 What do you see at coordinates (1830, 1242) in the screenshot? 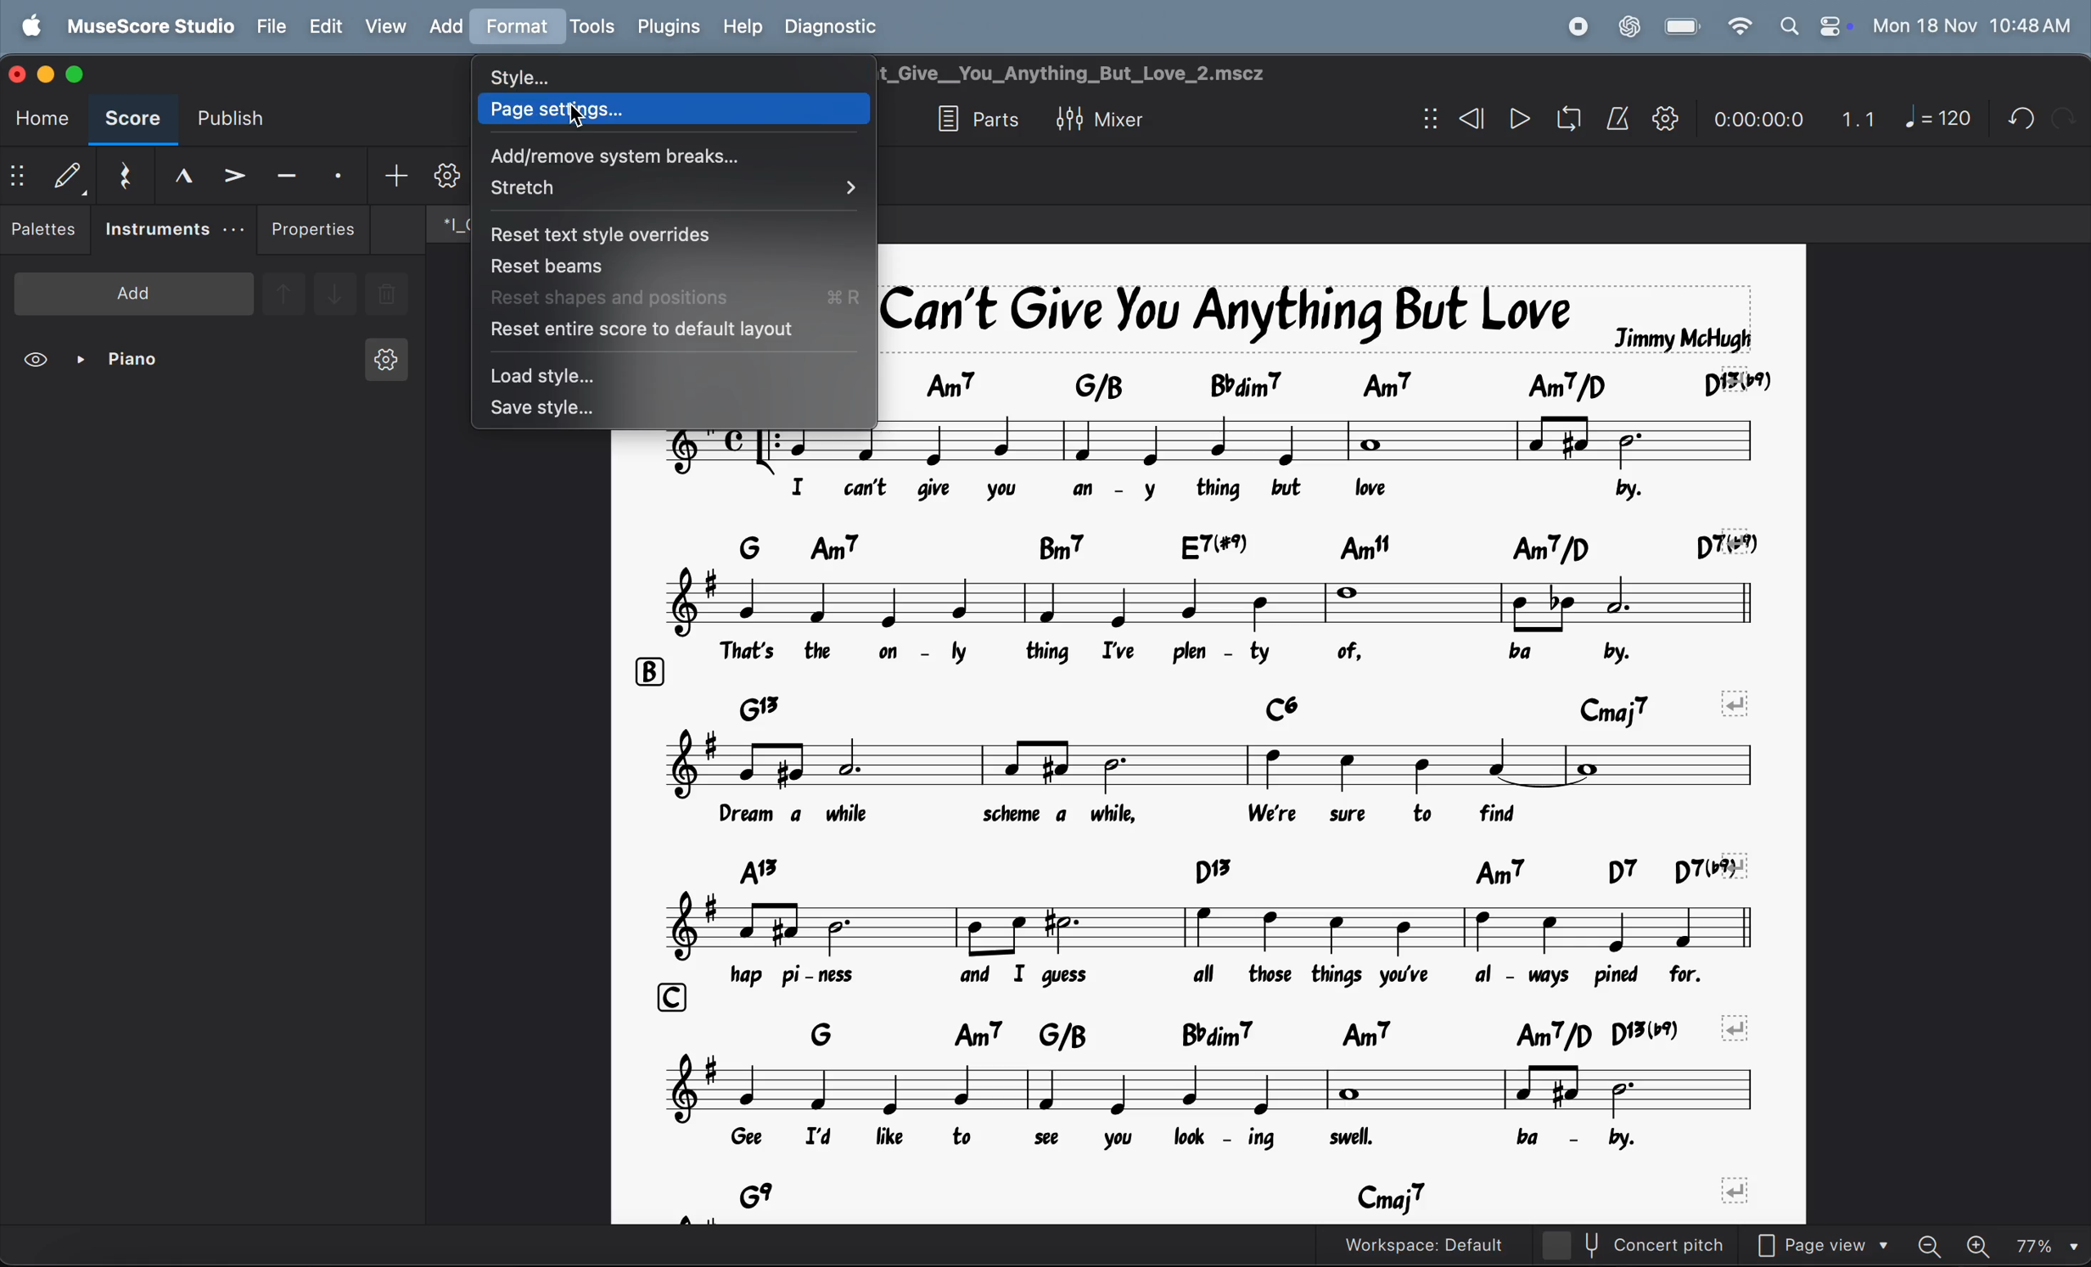
I see `page view` at bounding box center [1830, 1242].